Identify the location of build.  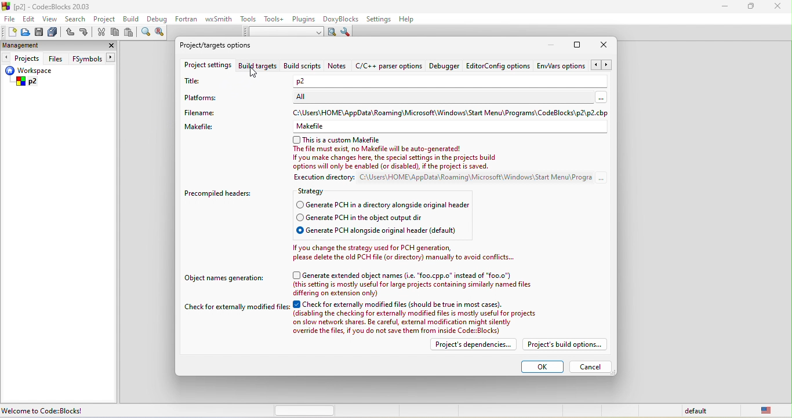
(132, 20).